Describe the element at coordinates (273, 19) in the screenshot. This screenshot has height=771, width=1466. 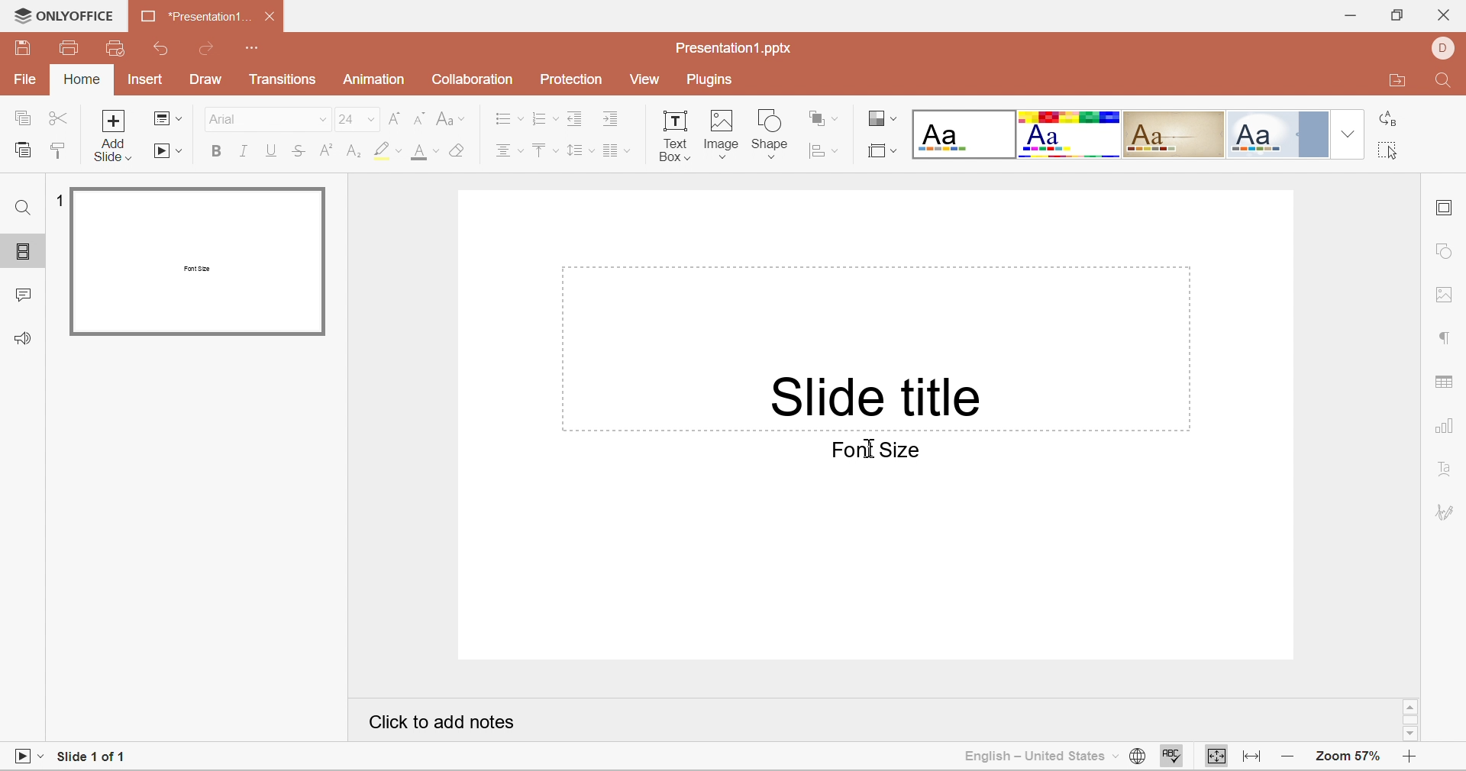
I see `Close` at that location.